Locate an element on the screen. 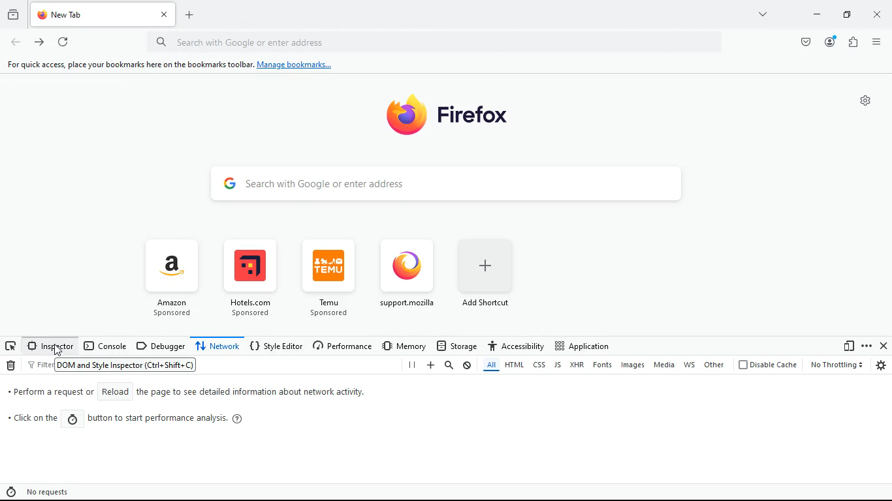  add tab is located at coordinates (187, 15).